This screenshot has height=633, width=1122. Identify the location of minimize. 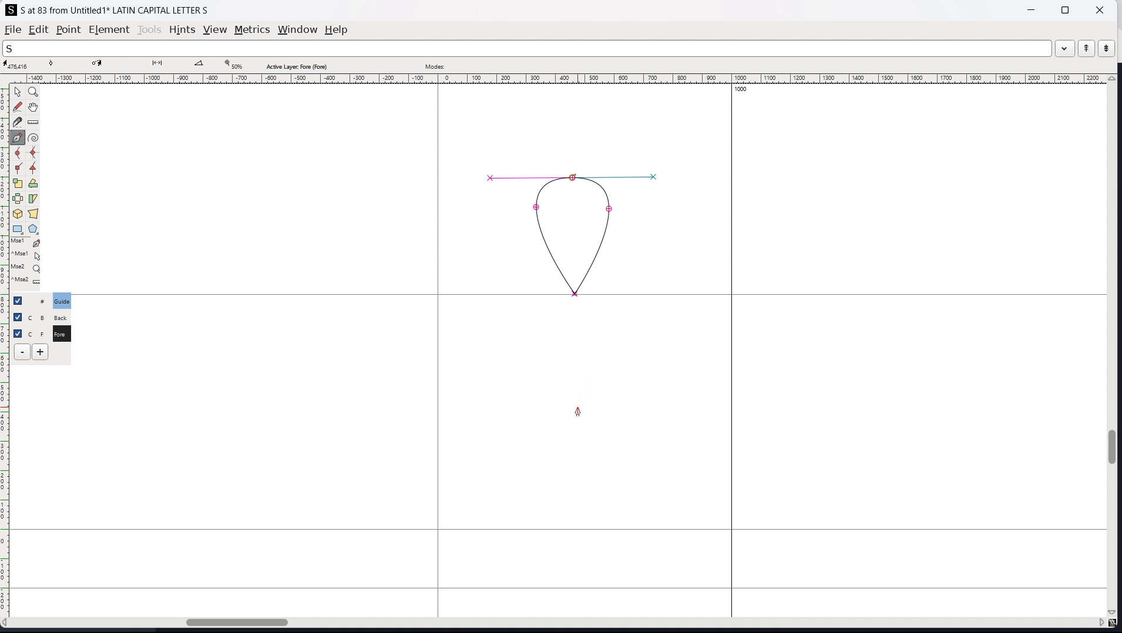
(1033, 9).